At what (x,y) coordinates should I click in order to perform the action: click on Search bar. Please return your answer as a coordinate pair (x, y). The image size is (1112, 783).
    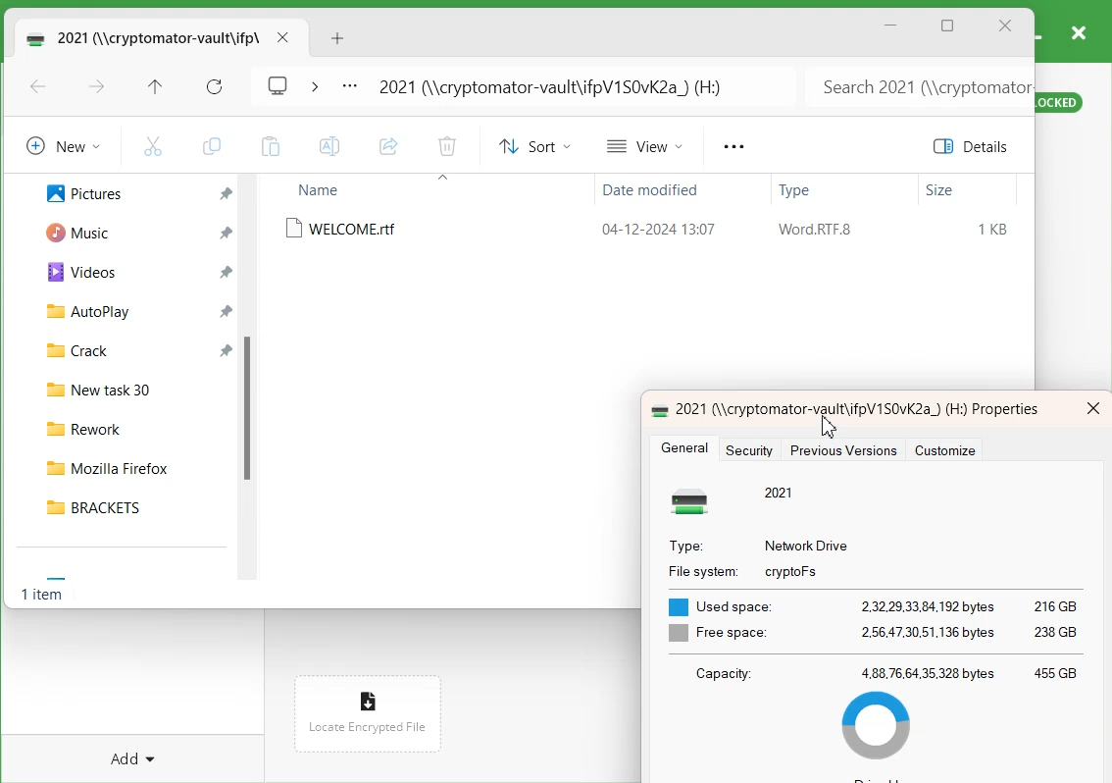
    Looking at the image, I should click on (917, 86).